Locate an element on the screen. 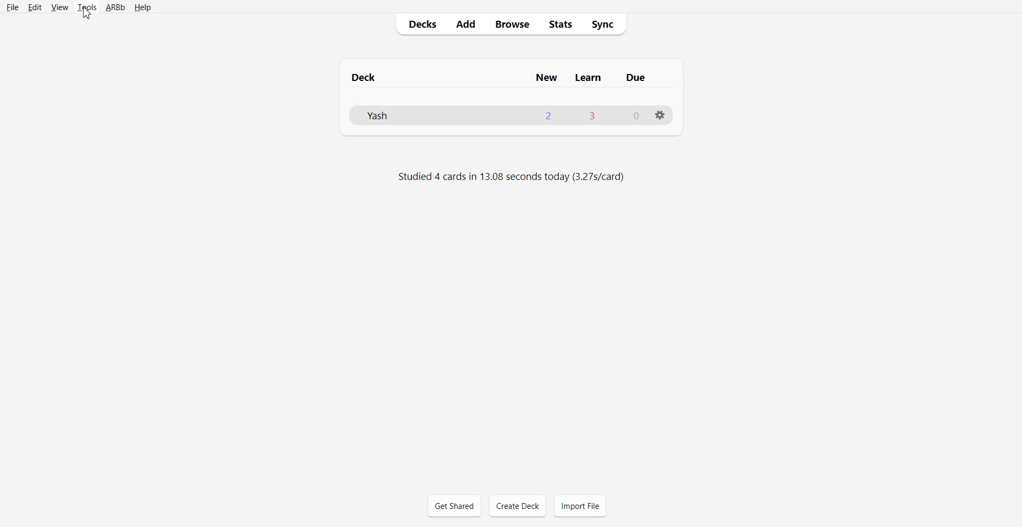  Sync is located at coordinates (607, 24).